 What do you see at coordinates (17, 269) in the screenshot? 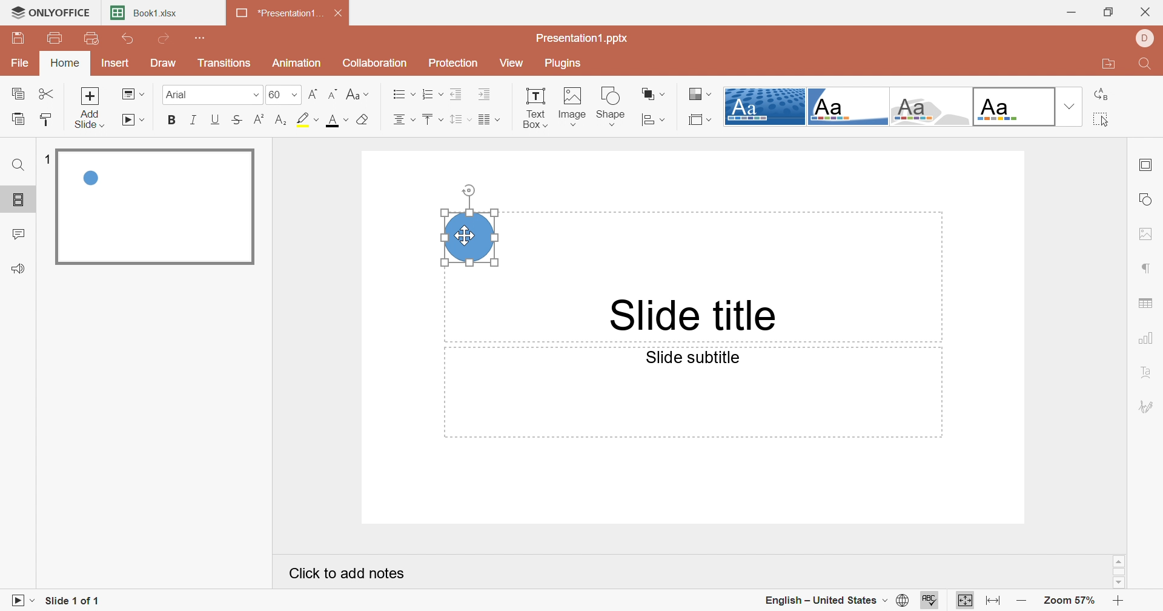
I see `Feedback & Support` at bounding box center [17, 269].